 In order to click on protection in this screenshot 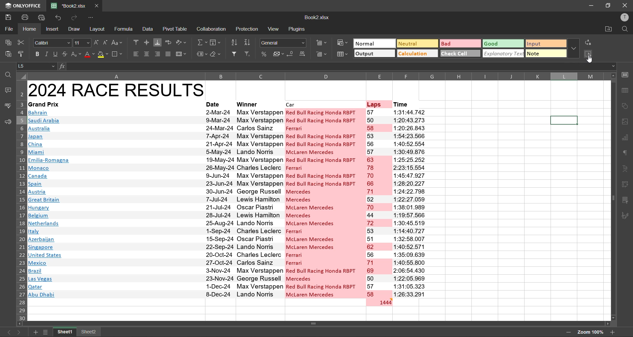, I will do `click(248, 29)`.